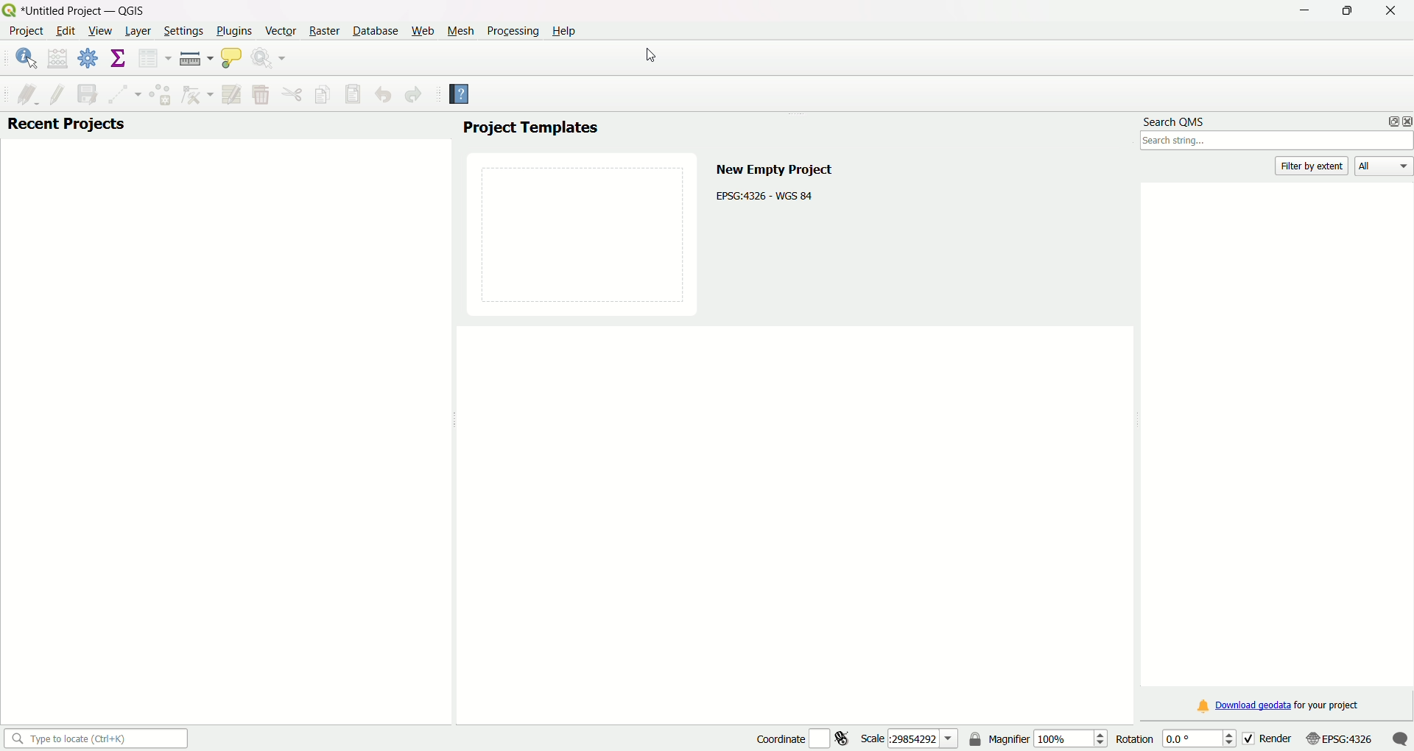 The image size is (1414, 751). Describe the element at coordinates (1171, 738) in the screenshot. I see `rotation` at that location.